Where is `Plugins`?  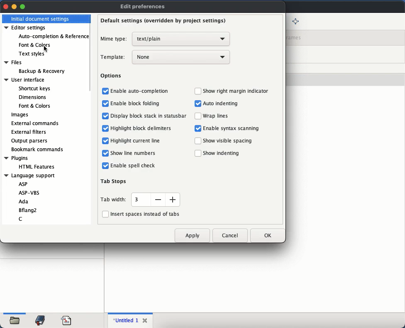
Plugins is located at coordinates (16, 157).